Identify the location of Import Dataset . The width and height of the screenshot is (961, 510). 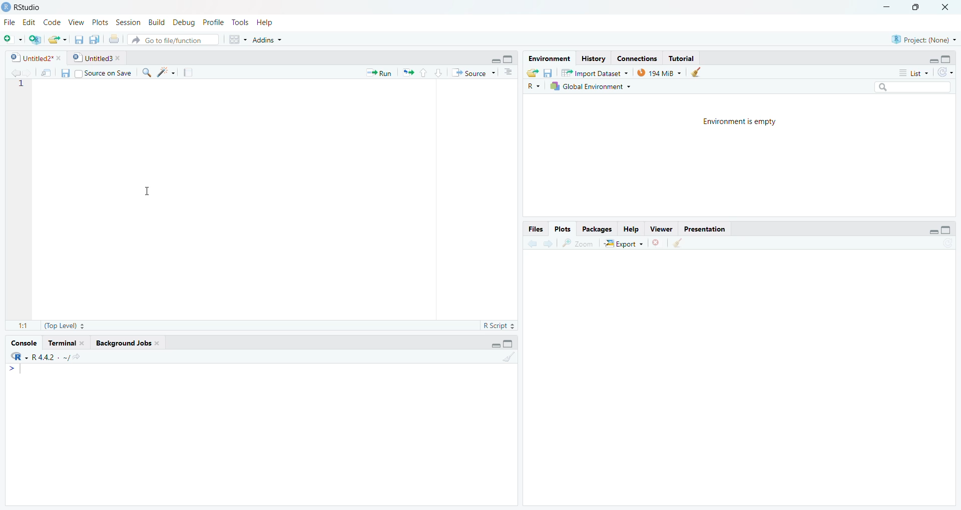
(597, 72).